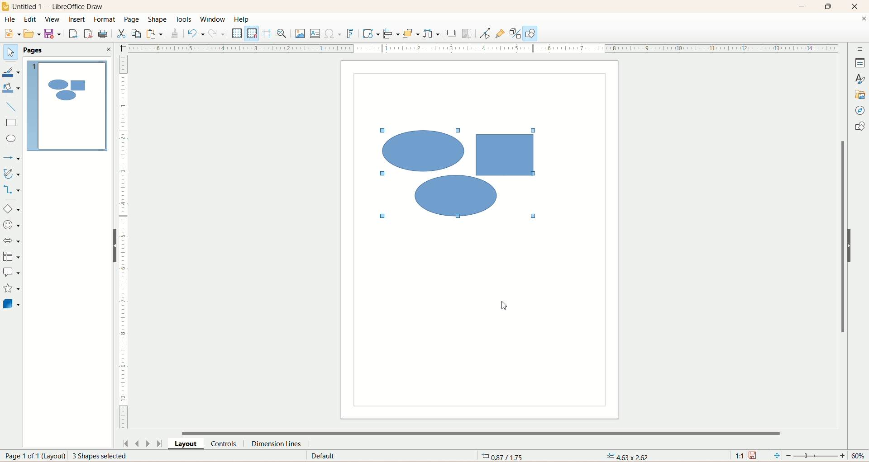 This screenshot has height=462, width=869. I want to click on block arrows, so click(12, 241).